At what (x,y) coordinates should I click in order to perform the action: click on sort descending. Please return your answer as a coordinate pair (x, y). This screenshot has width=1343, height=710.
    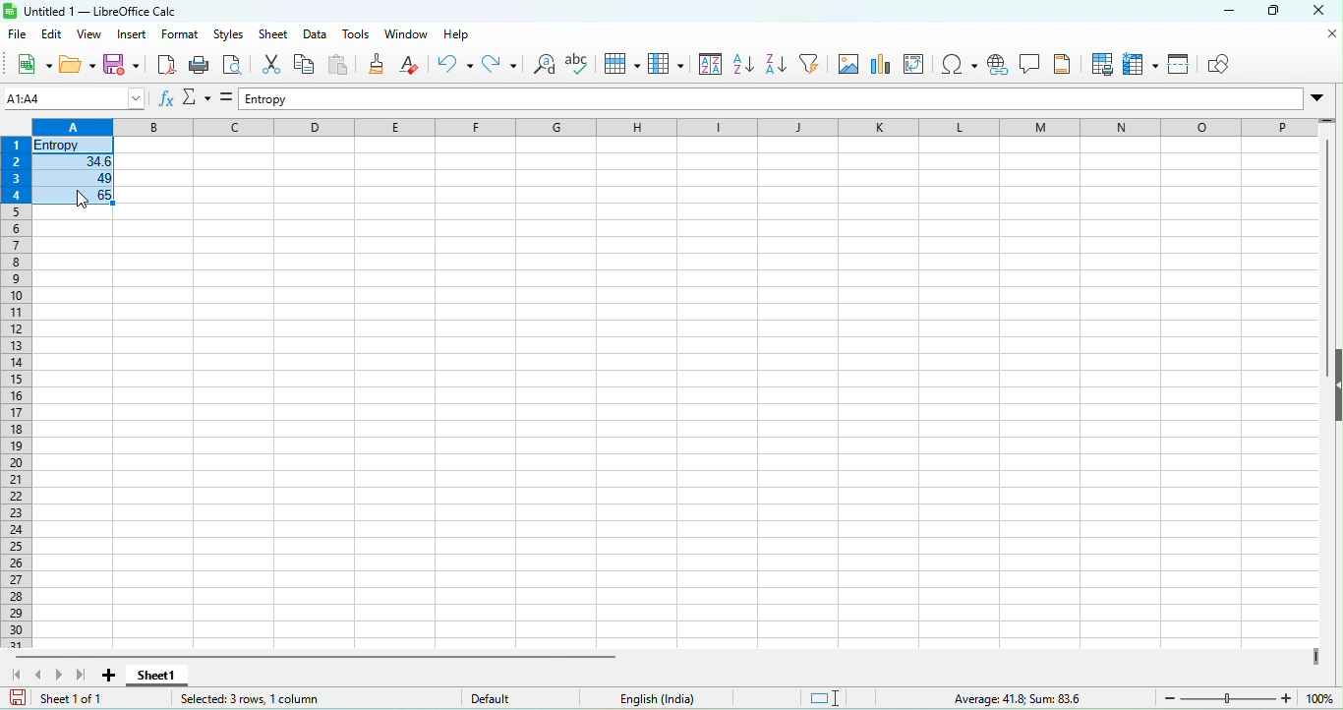
    Looking at the image, I should click on (781, 67).